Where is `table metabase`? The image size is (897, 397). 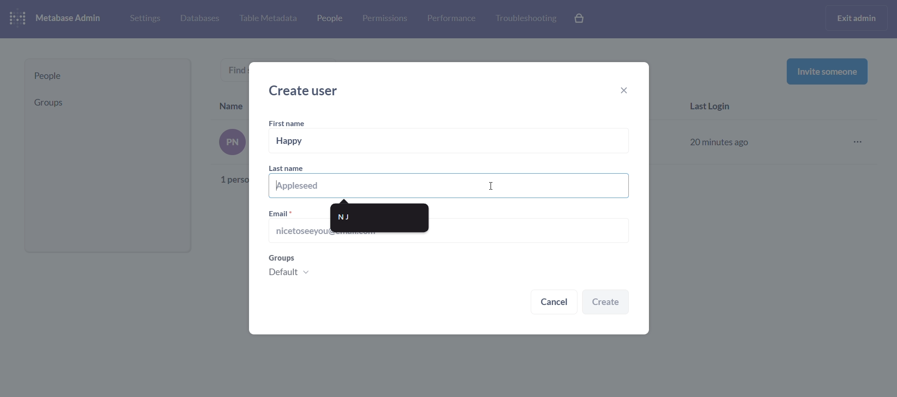 table metabase is located at coordinates (268, 19).